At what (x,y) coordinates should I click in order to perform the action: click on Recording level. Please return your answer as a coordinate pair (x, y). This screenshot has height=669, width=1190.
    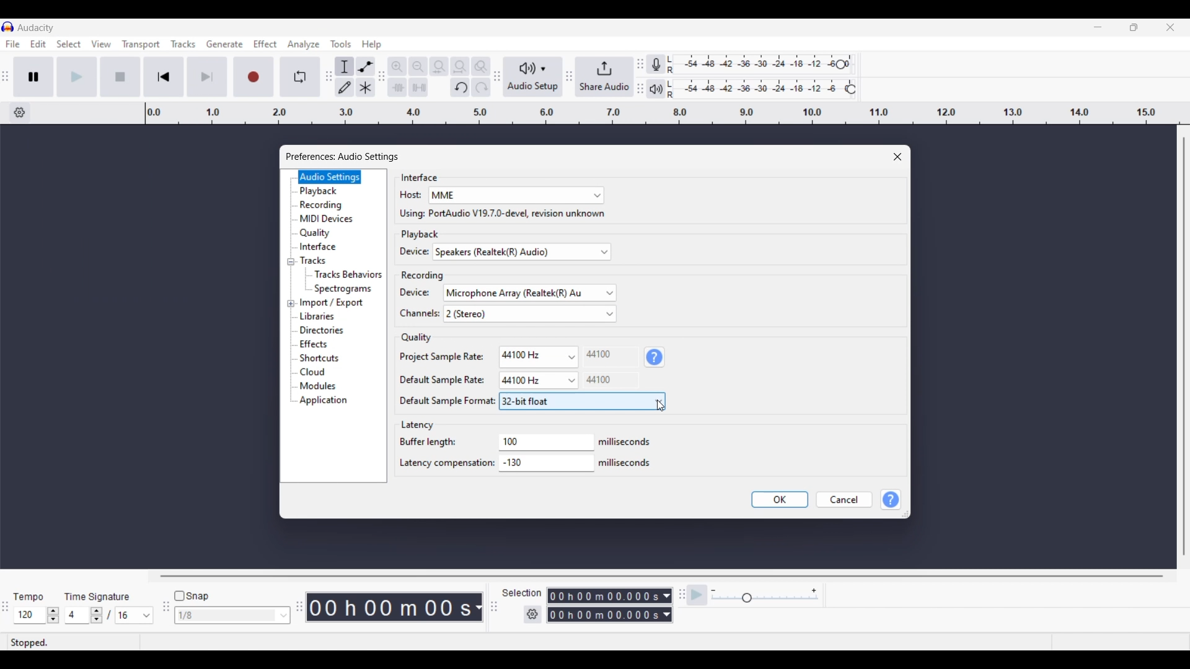
    Looking at the image, I should click on (759, 65).